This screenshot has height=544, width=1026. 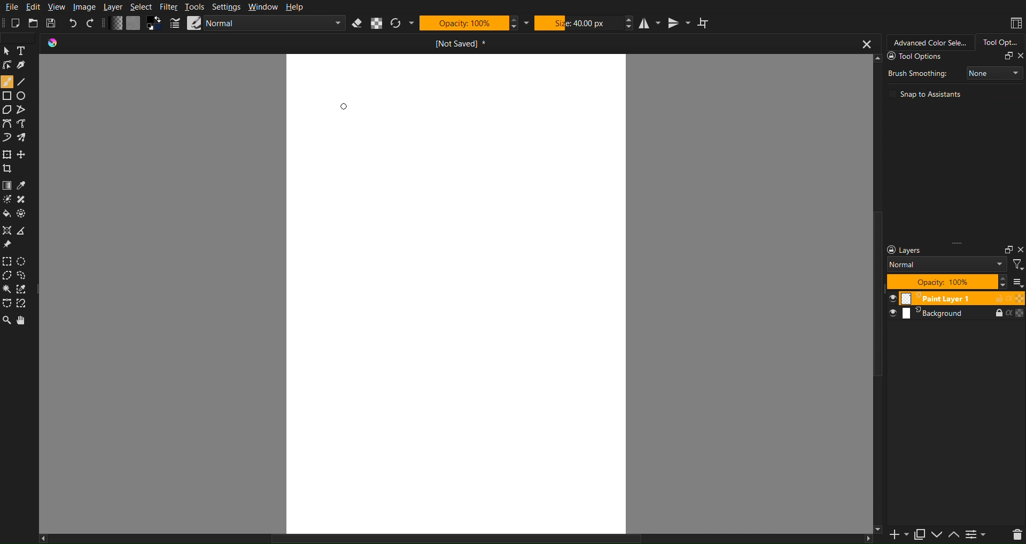 What do you see at coordinates (168, 6) in the screenshot?
I see `Filter` at bounding box center [168, 6].